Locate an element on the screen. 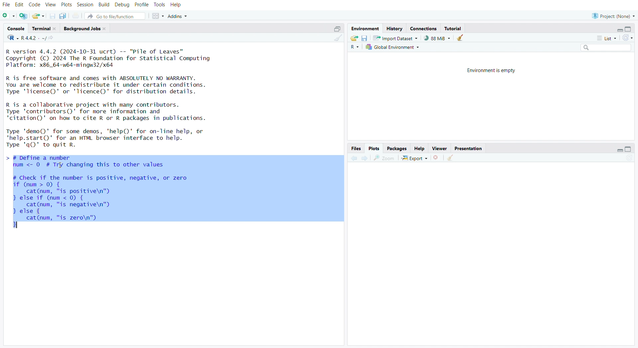 The image size is (638, 348). clear console is located at coordinates (338, 39).